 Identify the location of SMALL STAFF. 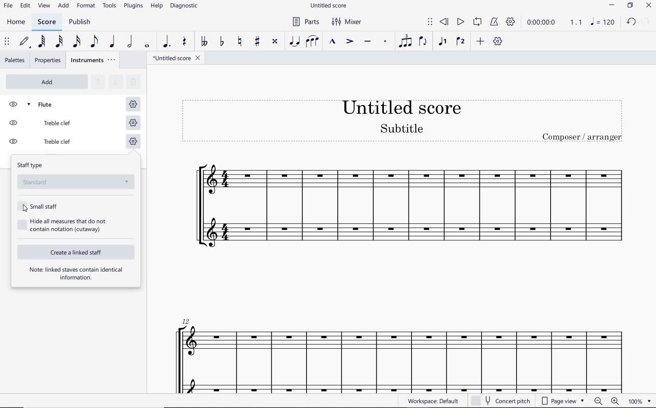
(37, 206).